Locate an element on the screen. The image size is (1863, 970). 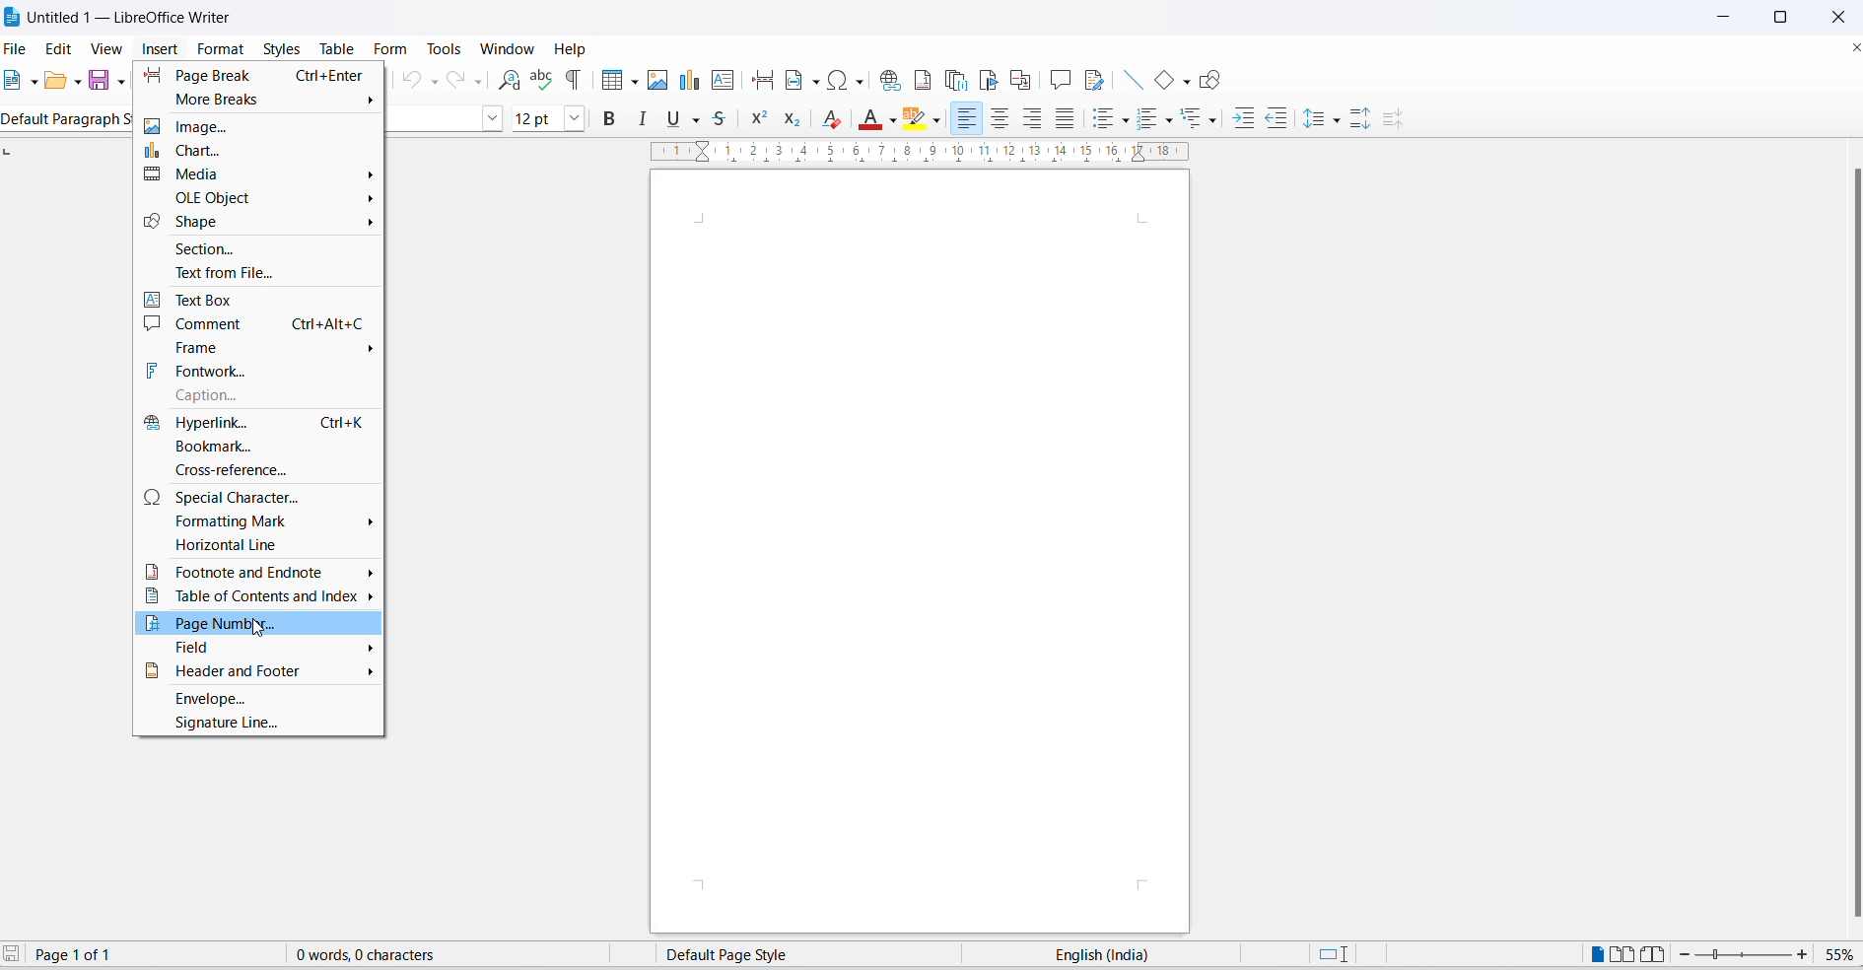
tools is located at coordinates (444, 48).